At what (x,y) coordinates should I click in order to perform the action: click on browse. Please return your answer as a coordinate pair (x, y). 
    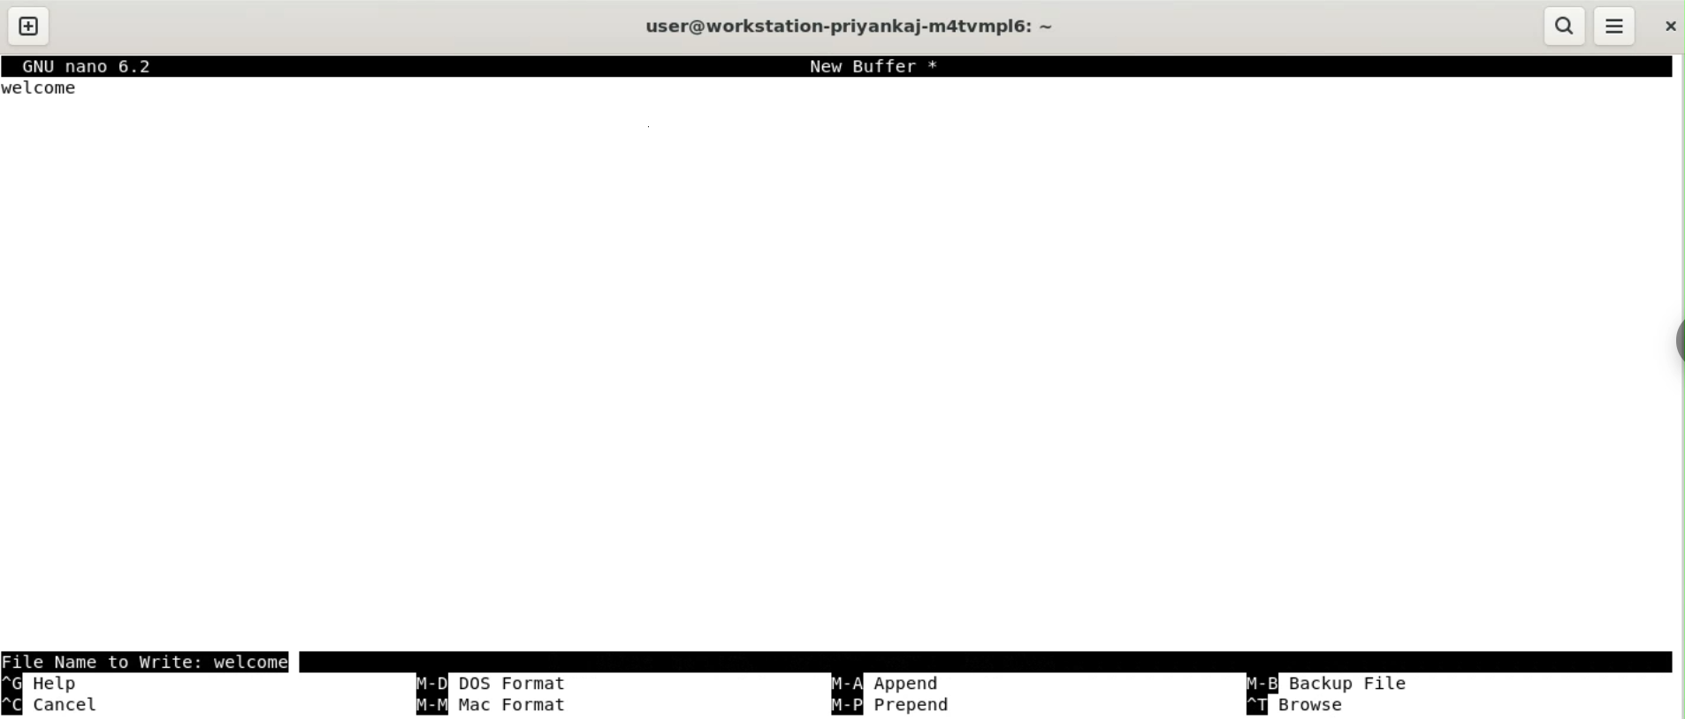
    Looking at the image, I should click on (1307, 706).